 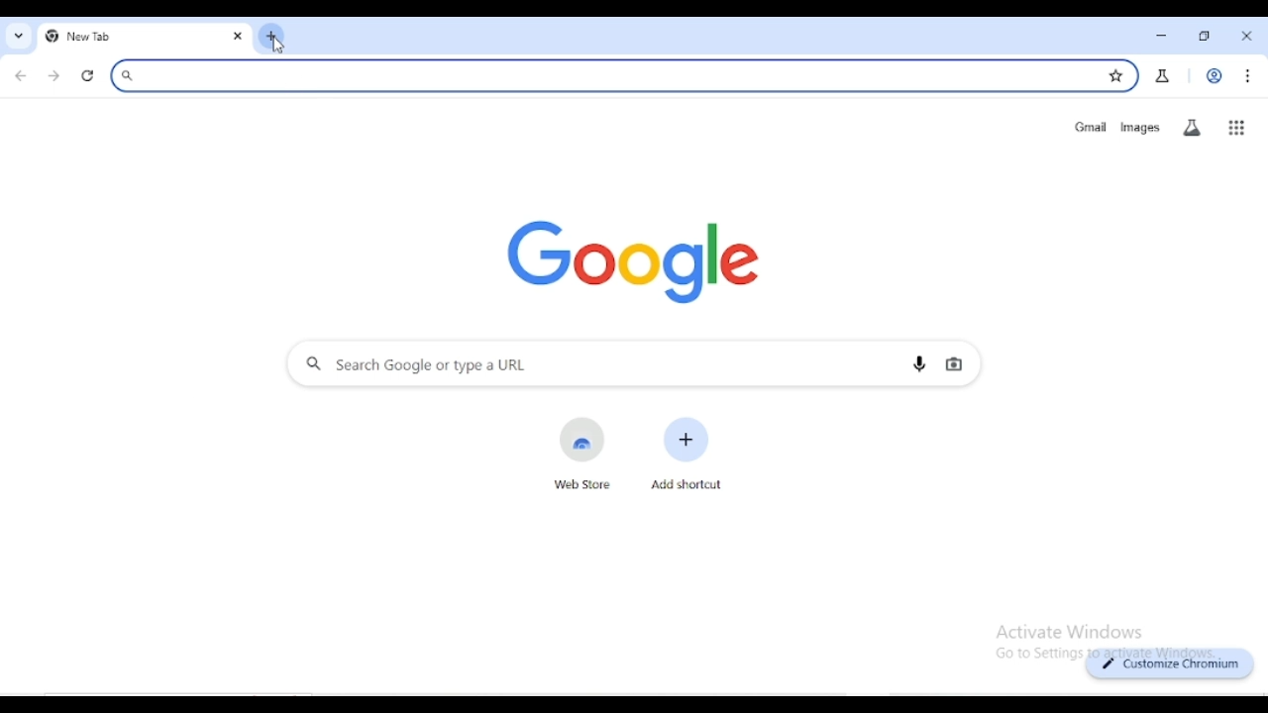 I want to click on close, so click(x=1249, y=36).